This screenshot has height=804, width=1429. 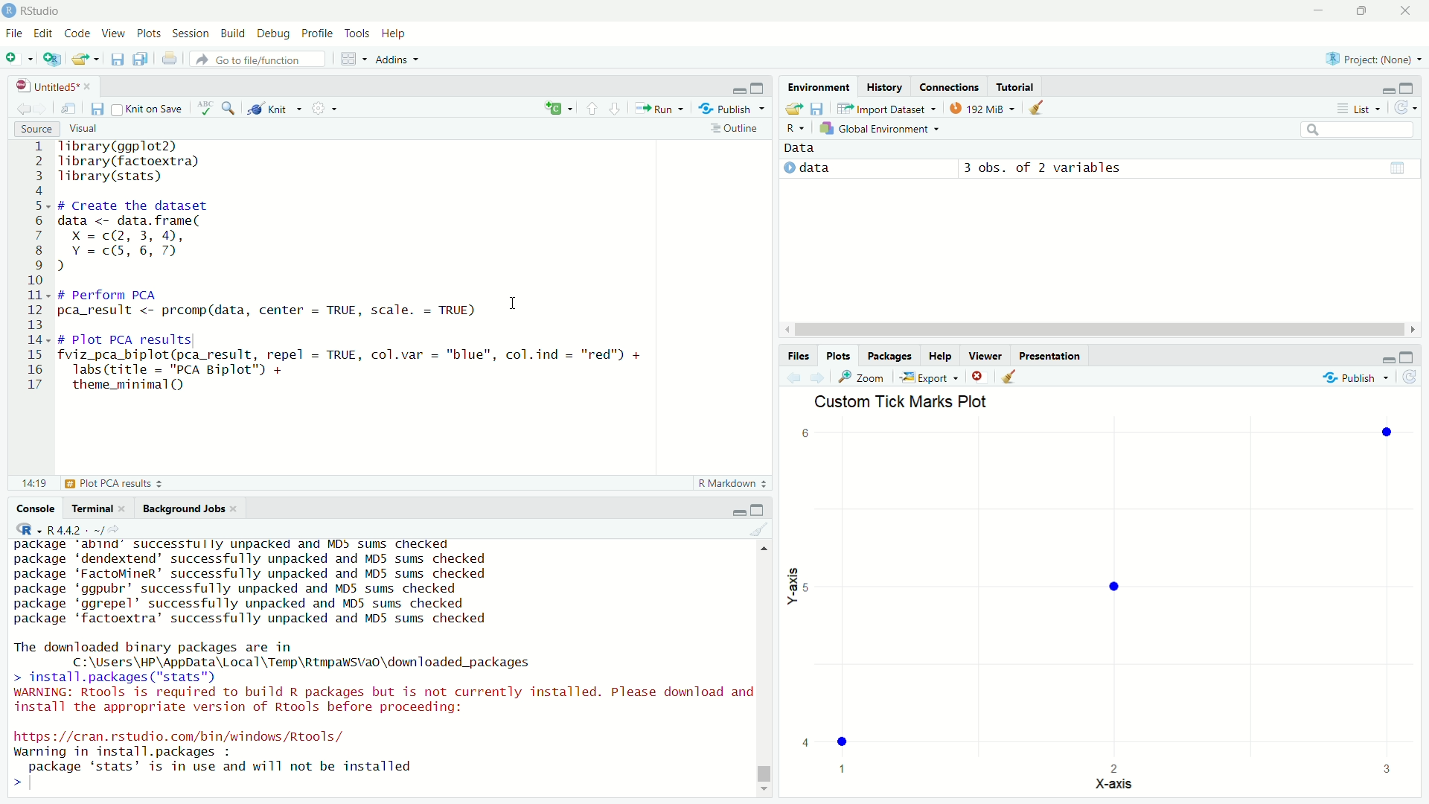 What do you see at coordinates (115, 34) in the screenshot?
I see `View` at bounding box center [115, 34].